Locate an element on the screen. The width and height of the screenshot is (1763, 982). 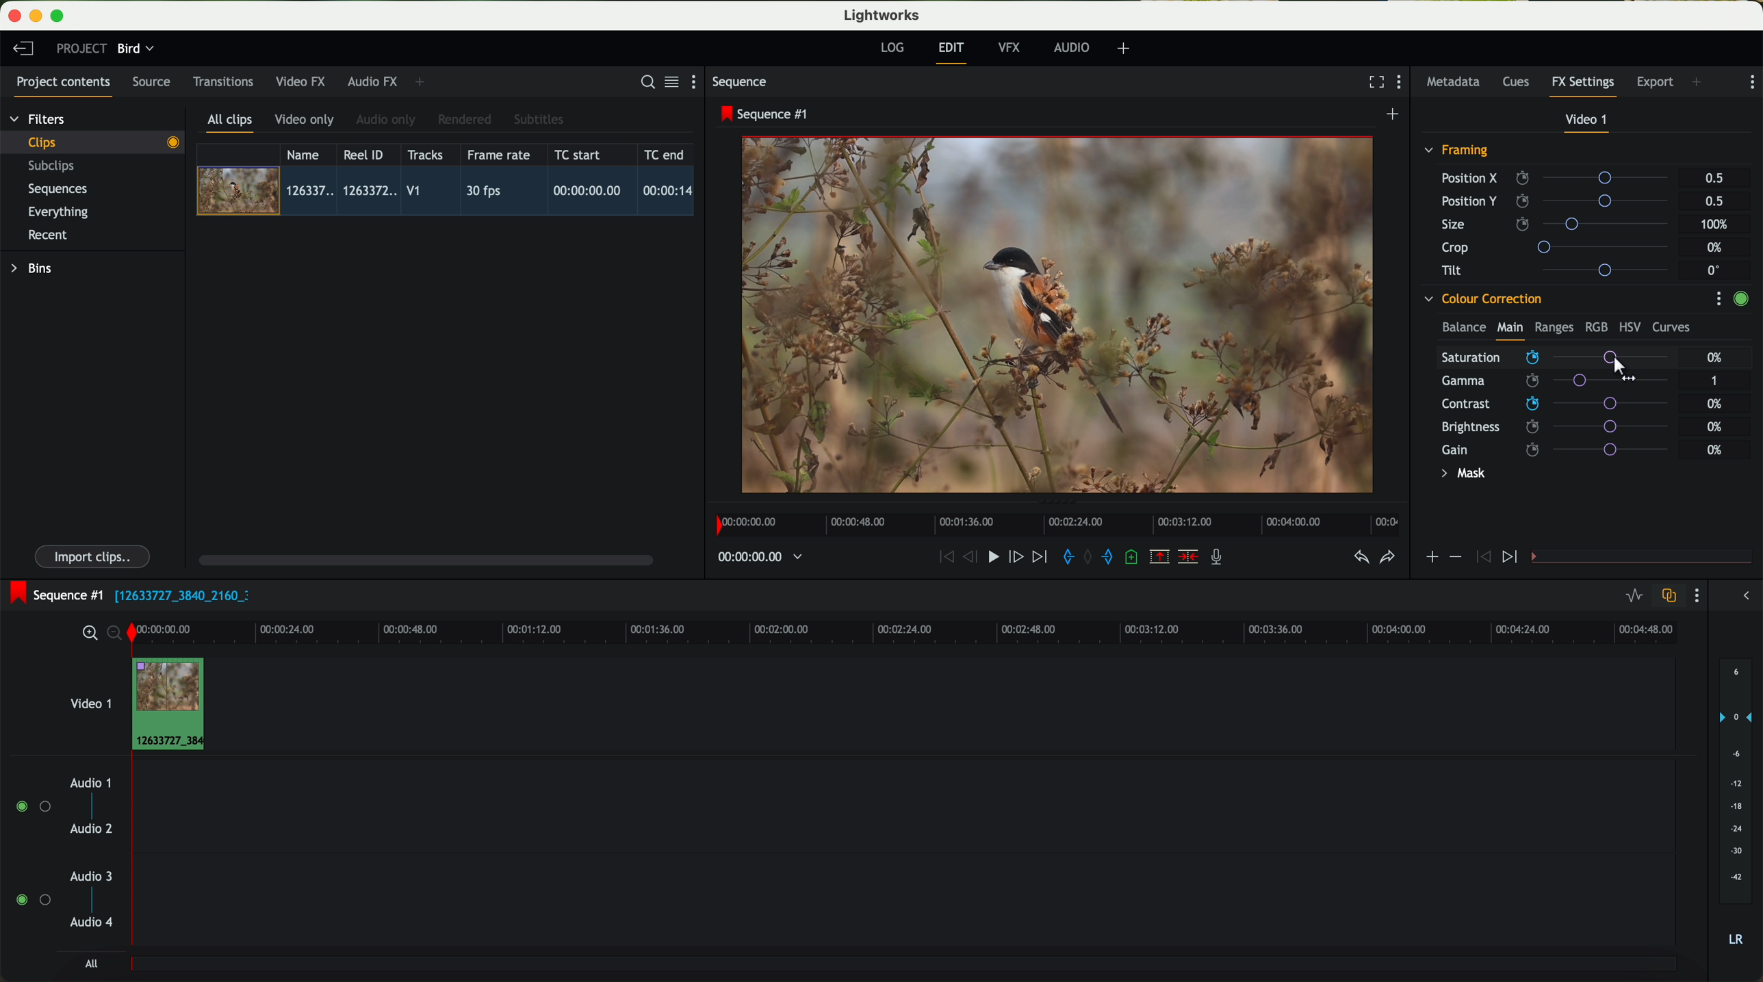
drag video to video track 1 is located at coordinates (174, 705).